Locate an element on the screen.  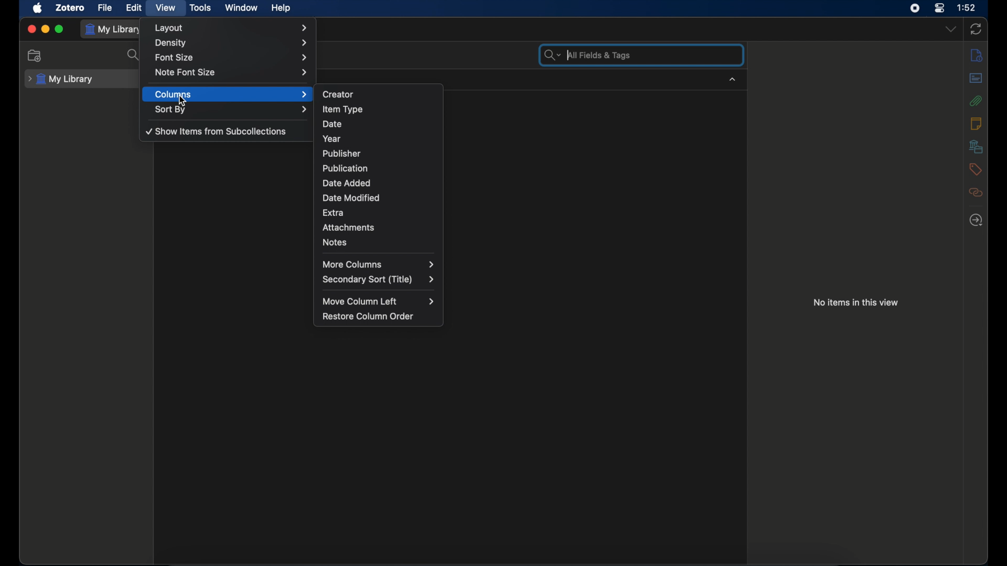
attachments is located at coordinates (349, 227).